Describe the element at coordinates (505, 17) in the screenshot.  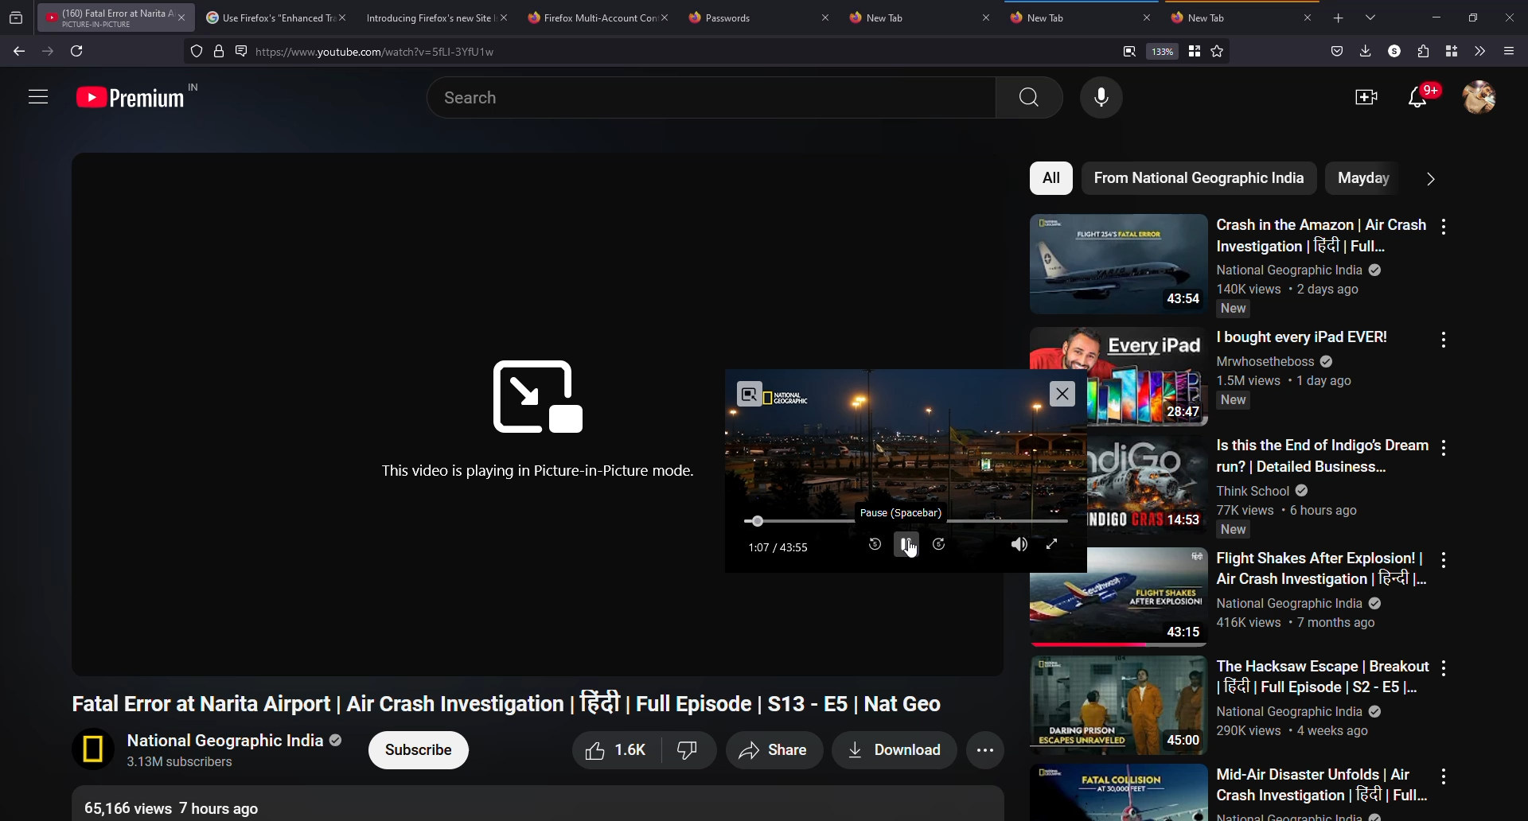
I see `close` at that location.